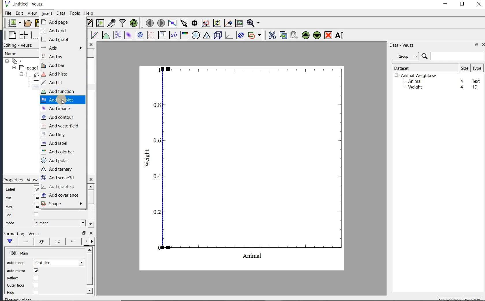  Describe the element at coordinates (9, 198) in the screenshot. I see `Min` at that location.